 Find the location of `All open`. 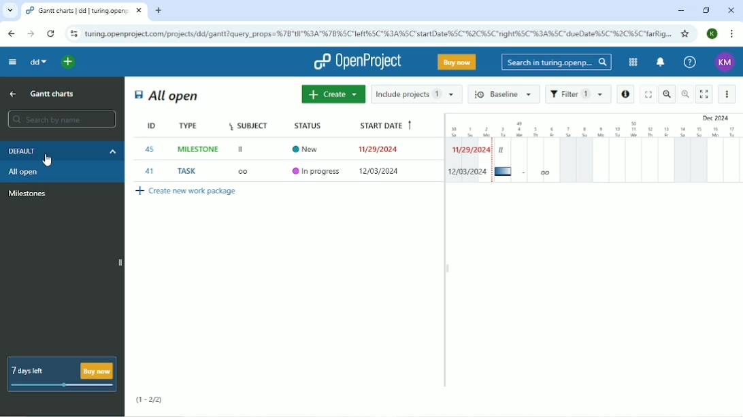

All open is located at coordinates (27, 172).